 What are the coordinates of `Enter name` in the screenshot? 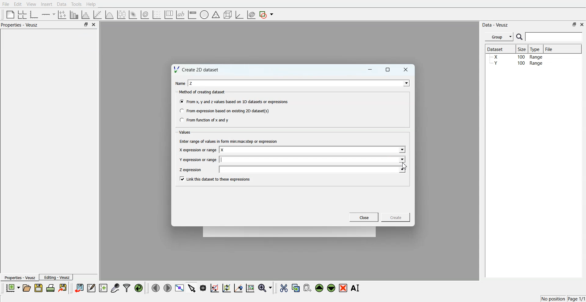 It's located at (313, 169).